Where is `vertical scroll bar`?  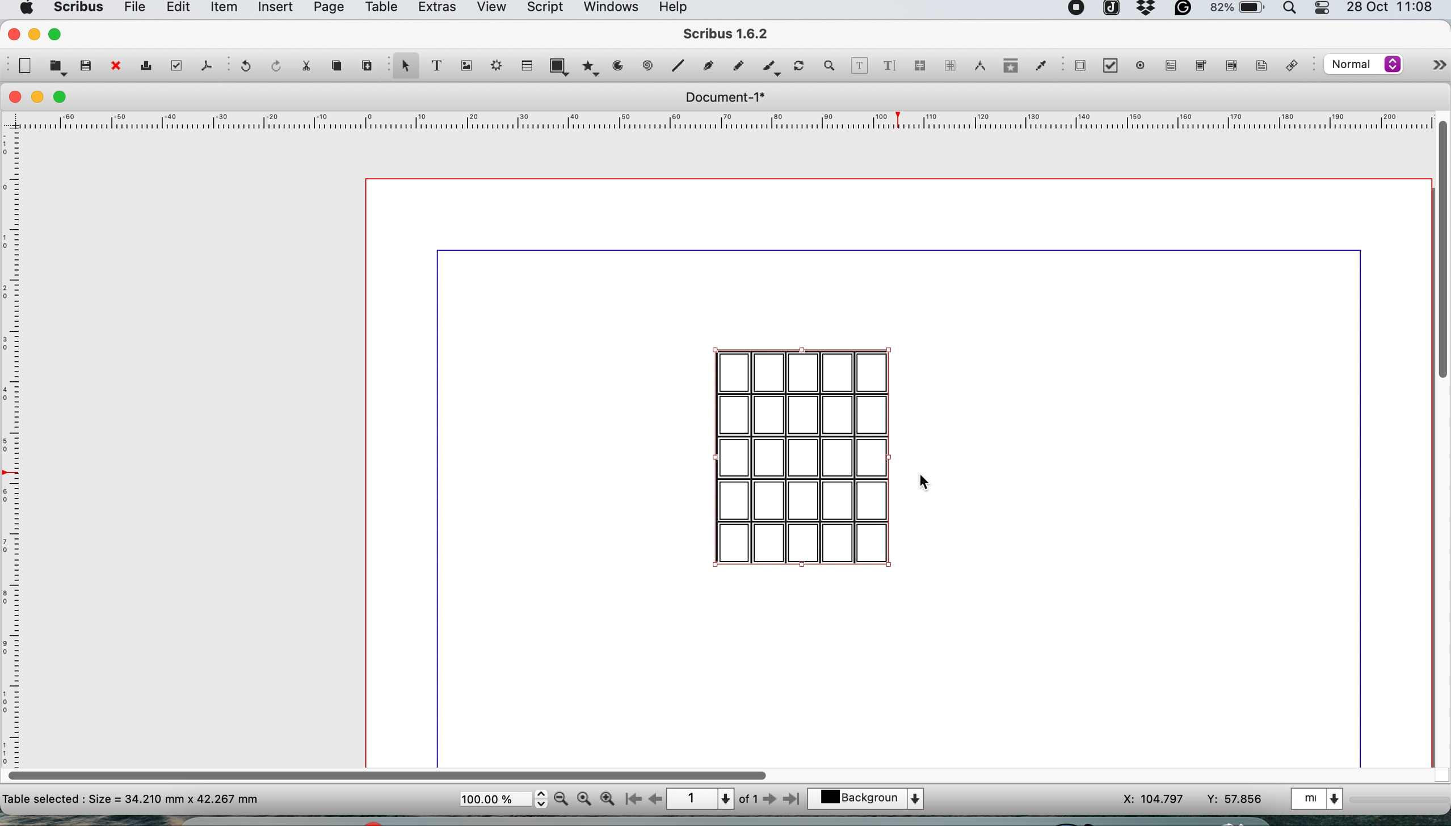
vertical scroll bar is located at coordinates (1441, 247).